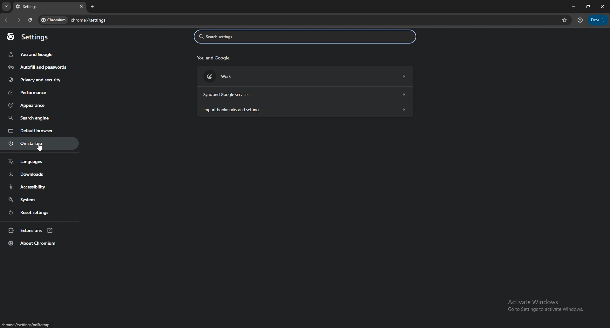 This screenshot has height=328, width=610. Describe the element at coordinates (40, 143) in the screenshot. I see `on startup` at that location.